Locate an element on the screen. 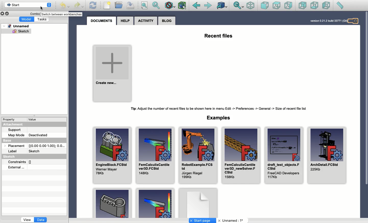 This screenshot has width=368, height=223. Help is located at coordinates (125, 21).